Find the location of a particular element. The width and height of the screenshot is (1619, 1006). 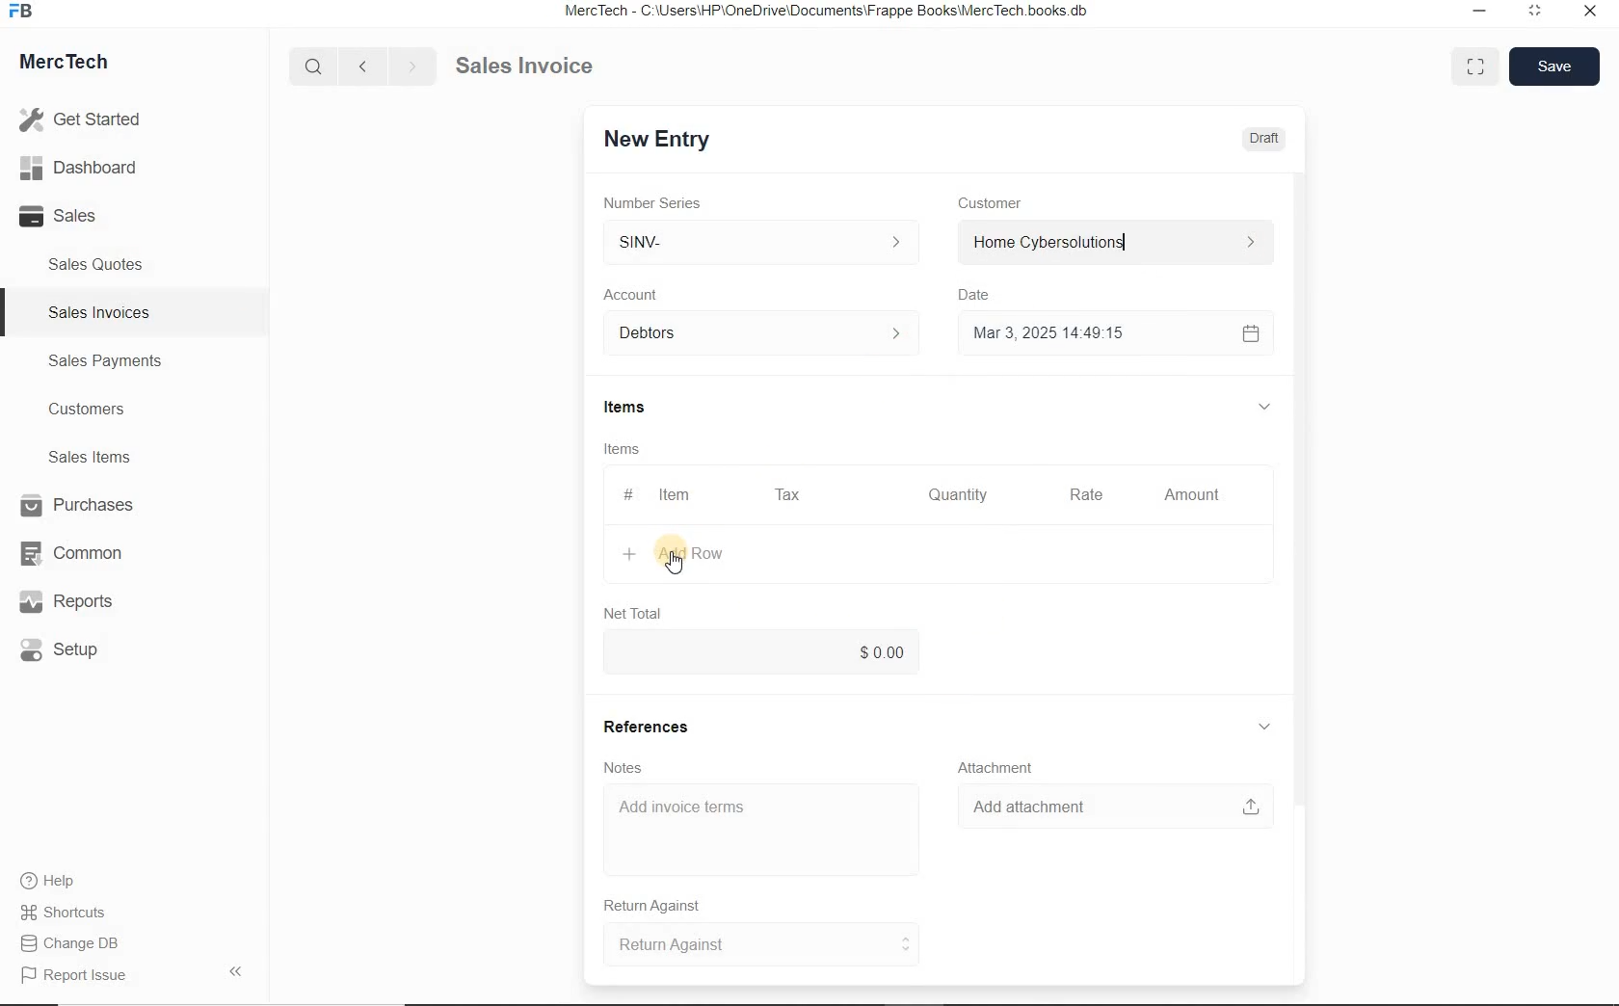

Customer is located at coordinates (1002, 203).